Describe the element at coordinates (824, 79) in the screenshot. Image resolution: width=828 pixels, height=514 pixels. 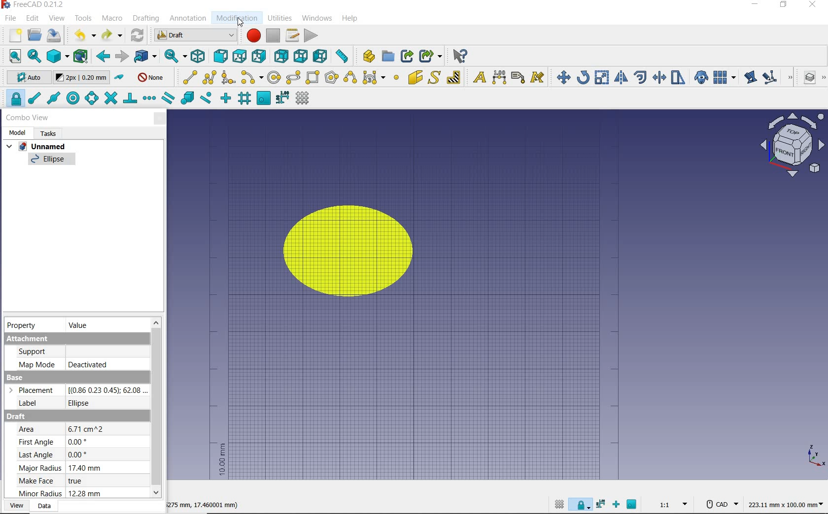
I see `draft utility tools` at that location.